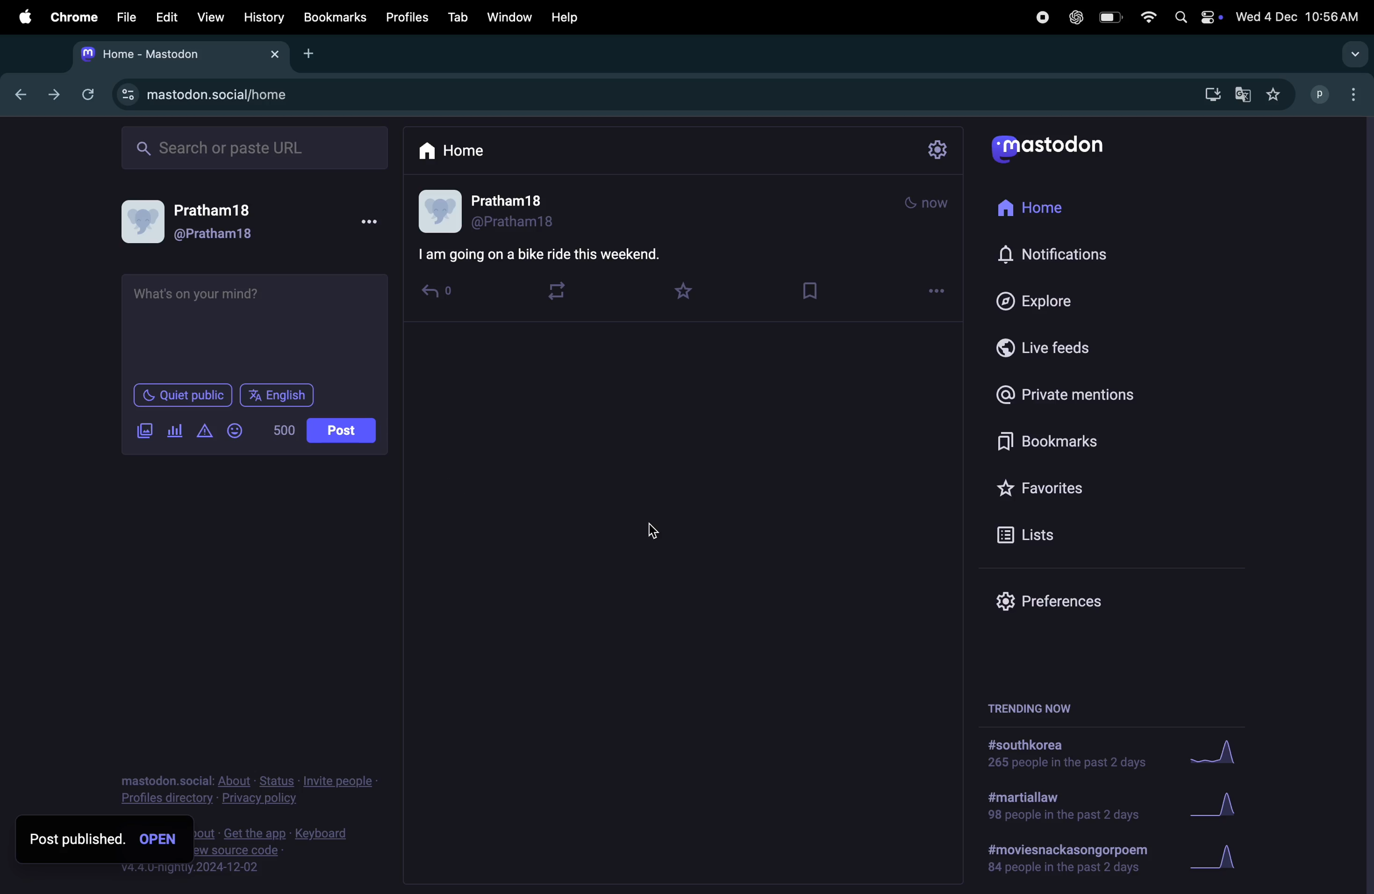  What do you see at coordinates (1049, 147) in the screenshot?
I see `mastodon` at bounding box center [1049, 147].